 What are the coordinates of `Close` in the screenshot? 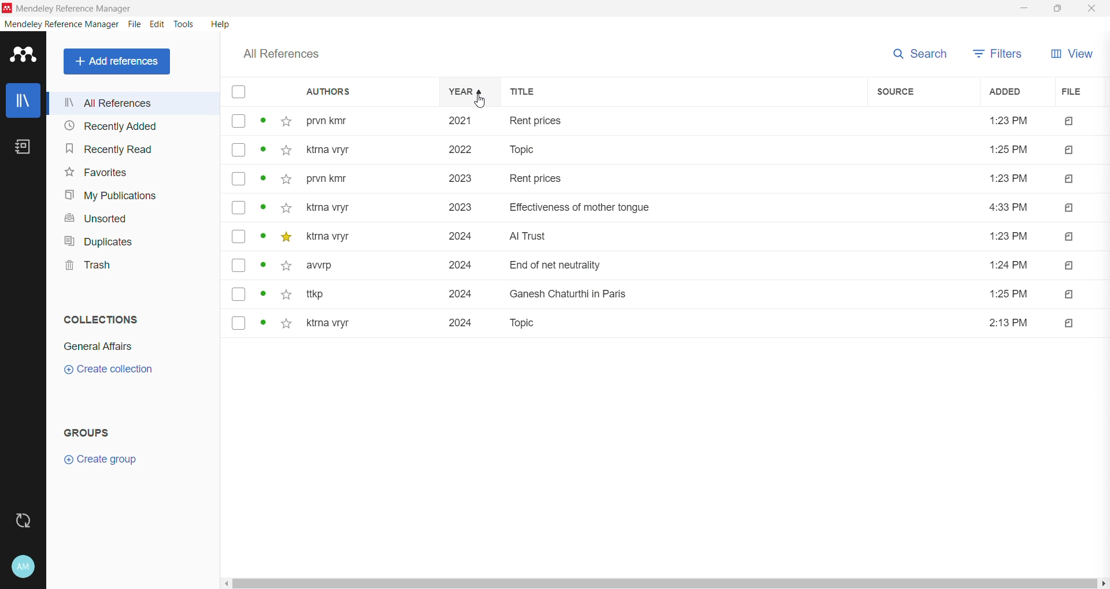 It's located at (1094, 9).